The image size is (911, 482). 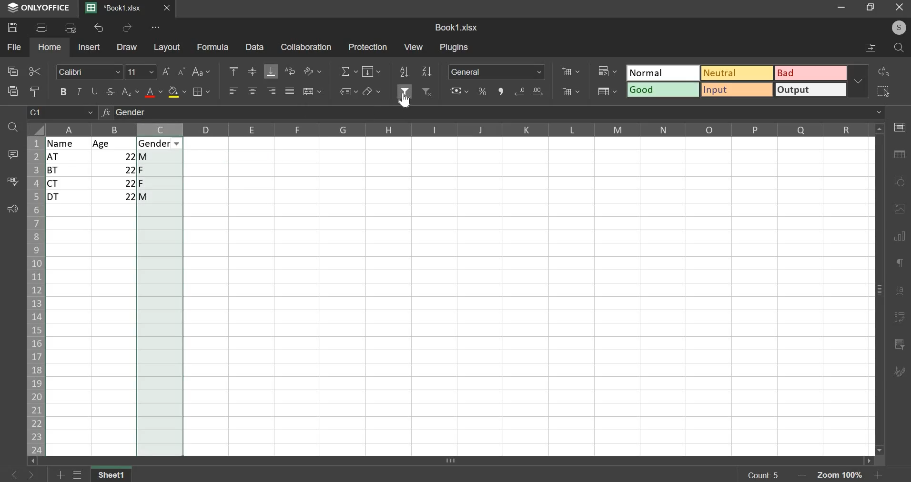 I want to click on clear, so click(x=372, y=91).